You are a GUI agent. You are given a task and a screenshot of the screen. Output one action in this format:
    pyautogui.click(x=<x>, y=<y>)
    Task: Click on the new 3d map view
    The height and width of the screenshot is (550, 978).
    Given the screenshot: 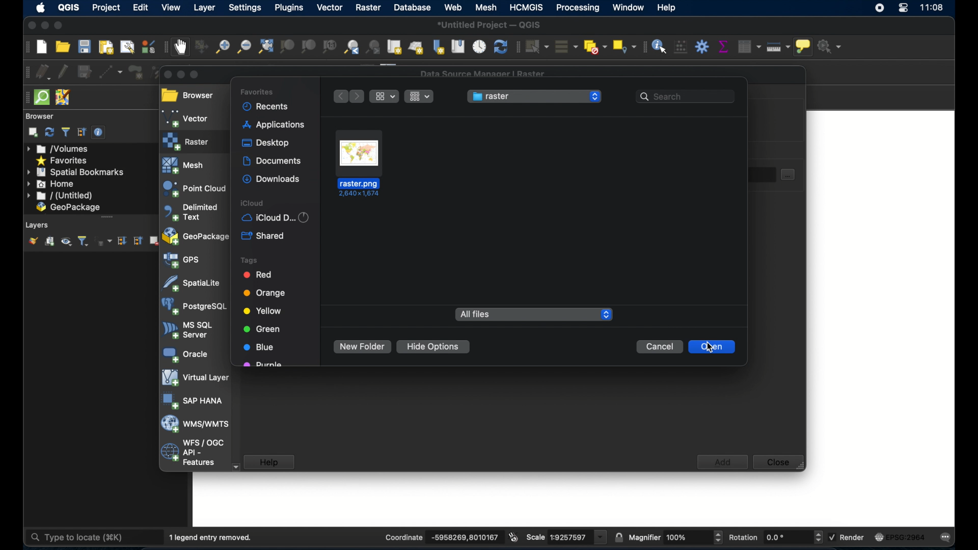 What is the action you would take?
    pyautogui.click(x=417, y=48)
    